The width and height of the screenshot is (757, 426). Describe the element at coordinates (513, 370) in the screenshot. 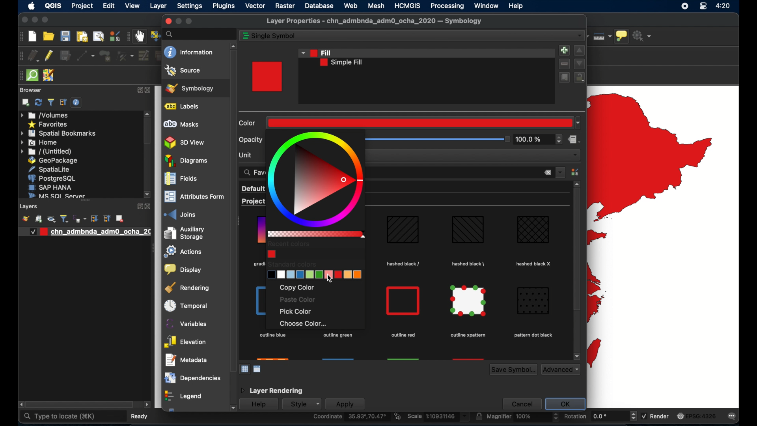

I see `save symbol` at that location.